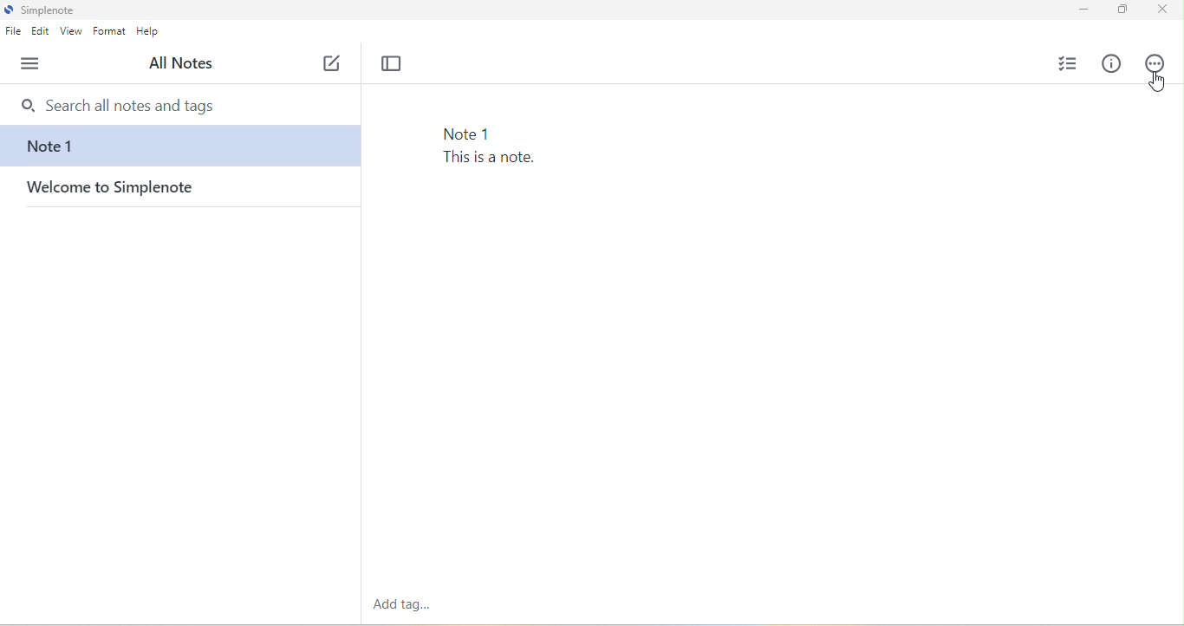 The image size is (1184, 626). What do you see at coordinates (179, 147) in the screenshot?
I see `note 1` at bounding box center [179, 147].